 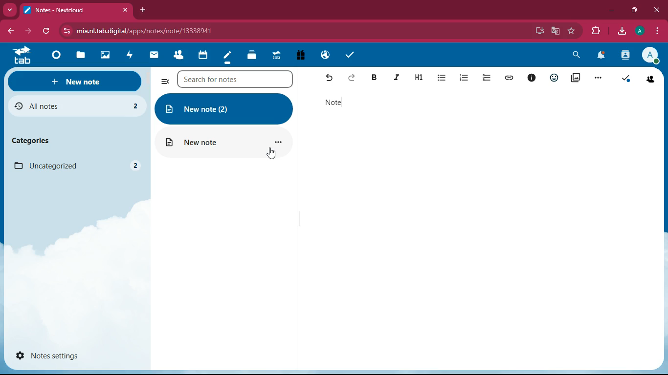 I want to click on forward, so click(x=29, y=31).